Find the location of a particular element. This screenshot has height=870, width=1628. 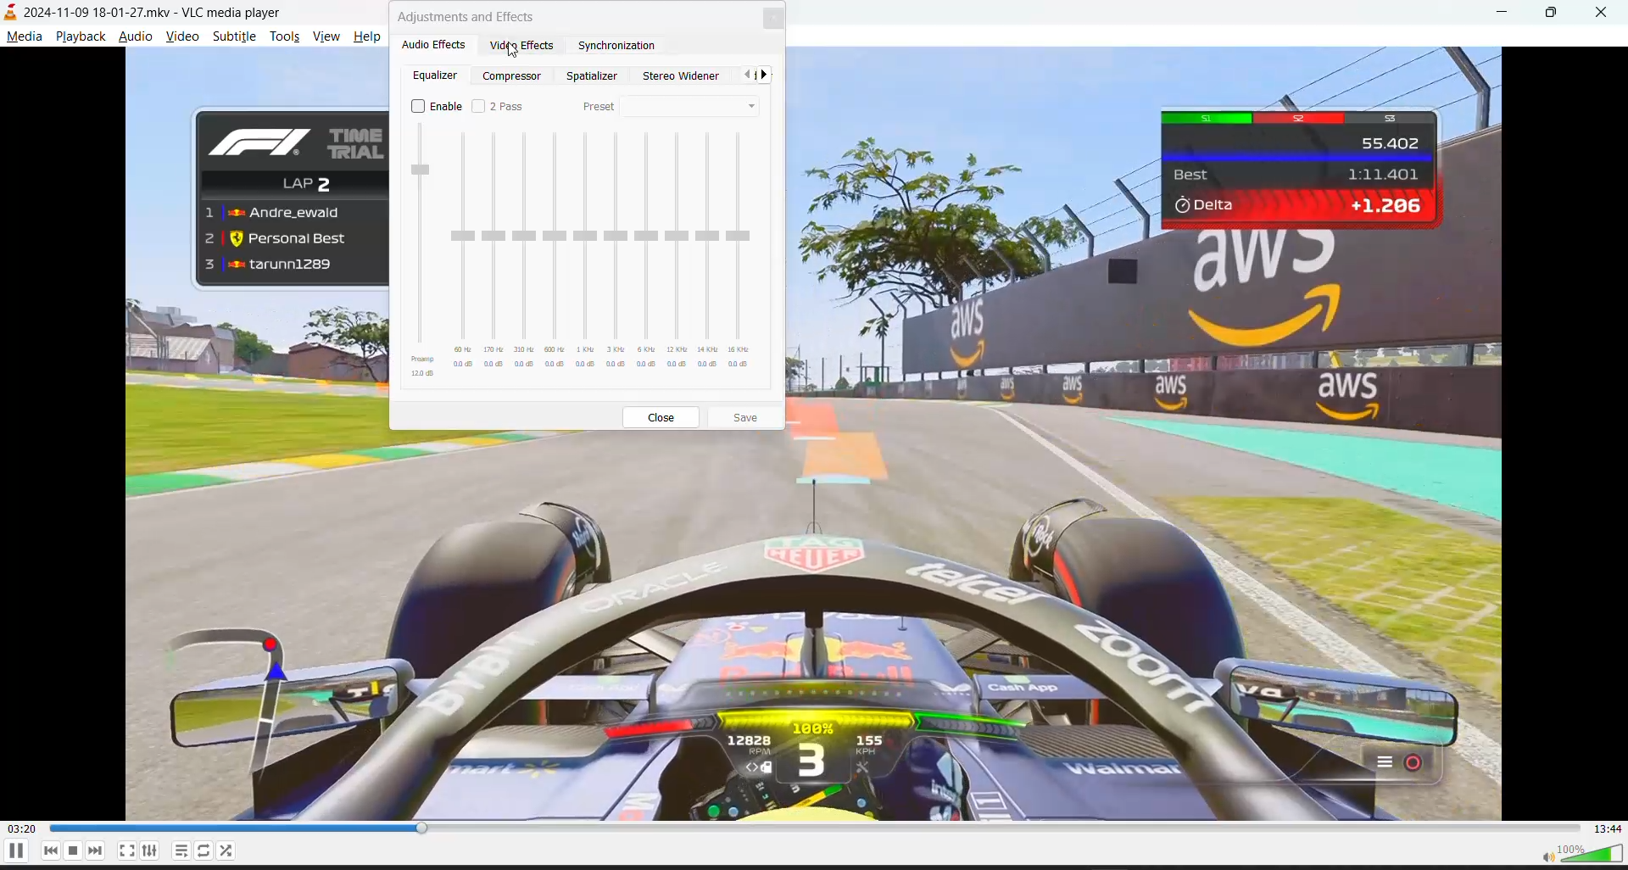

save is located at coordinates (747, 417).